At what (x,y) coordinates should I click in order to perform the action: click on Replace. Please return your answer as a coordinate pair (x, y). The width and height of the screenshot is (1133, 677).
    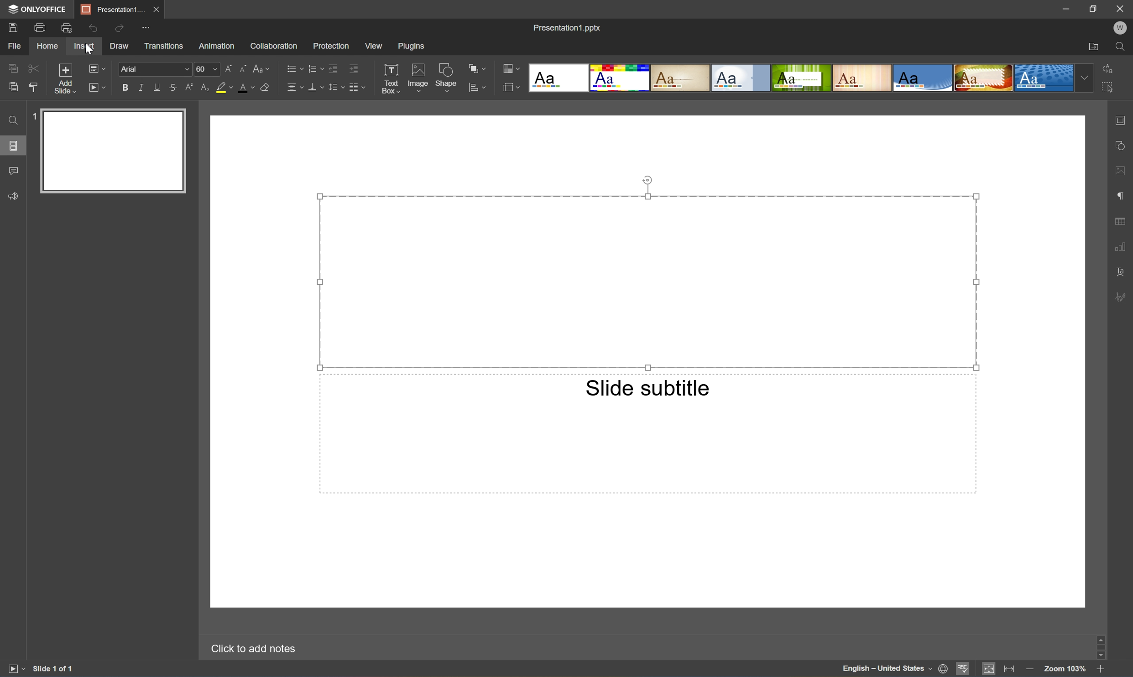
    Looking at the image, I should click on (1107, 68).